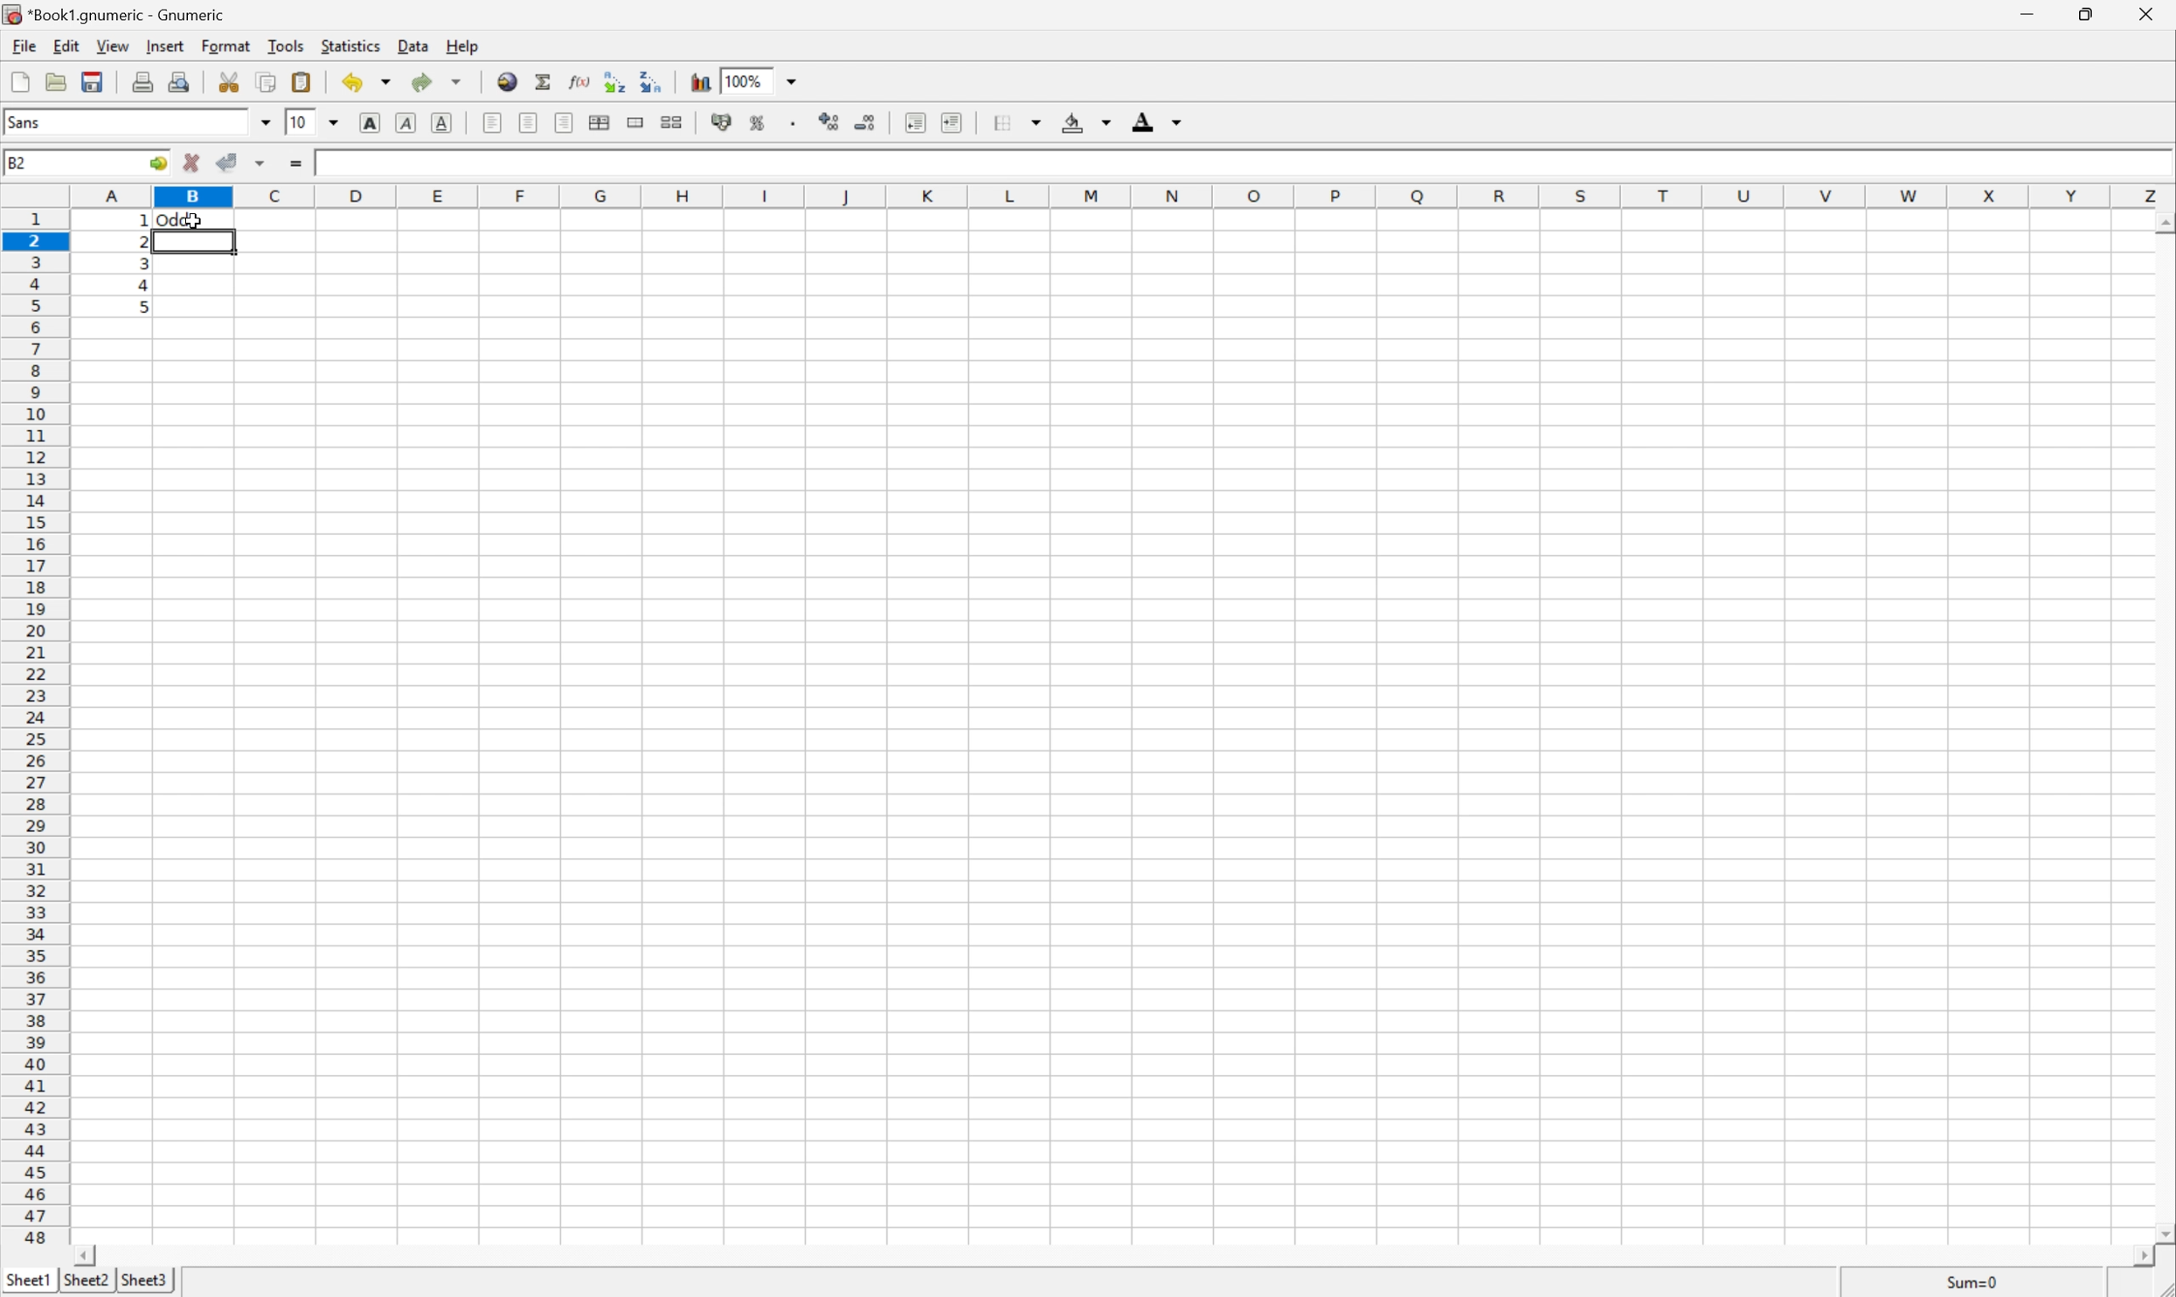 This screenshot has width=2176, height=1297. I want to click on Sum in current cell, so click(545, 84).